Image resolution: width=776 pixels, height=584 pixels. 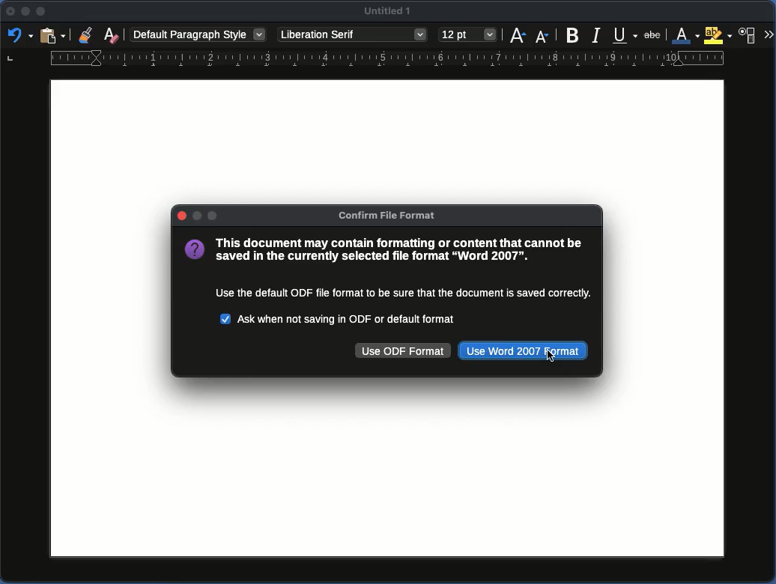 I want to click on Close, so click(x=9, y=14).